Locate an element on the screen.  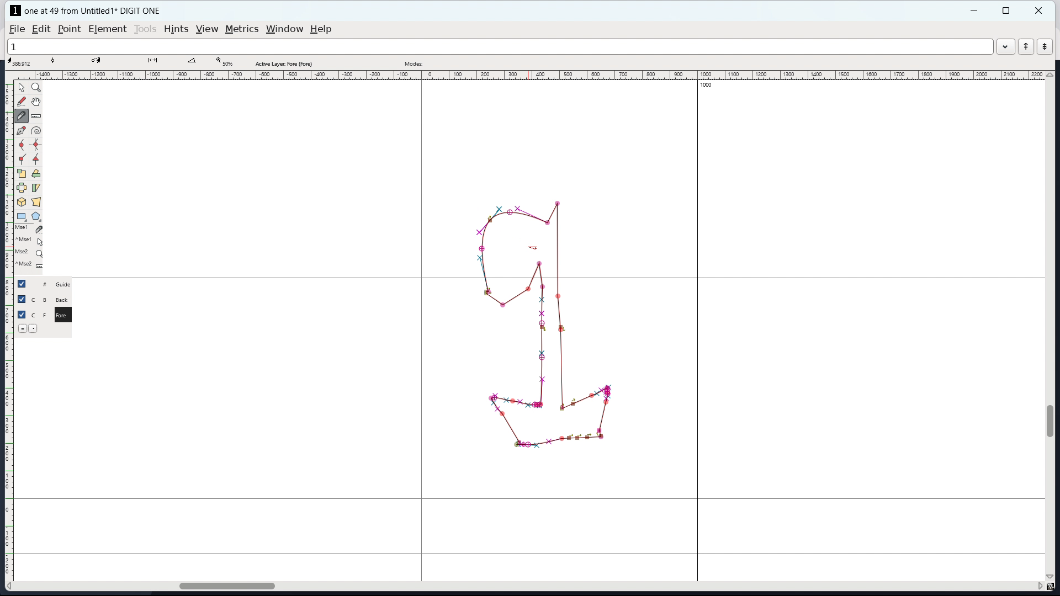
cursor is located at coordinates (531, 243).